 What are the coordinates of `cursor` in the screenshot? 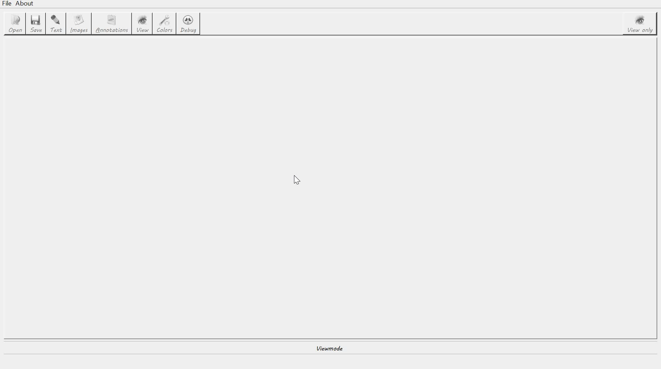 It's located at (295, 180).